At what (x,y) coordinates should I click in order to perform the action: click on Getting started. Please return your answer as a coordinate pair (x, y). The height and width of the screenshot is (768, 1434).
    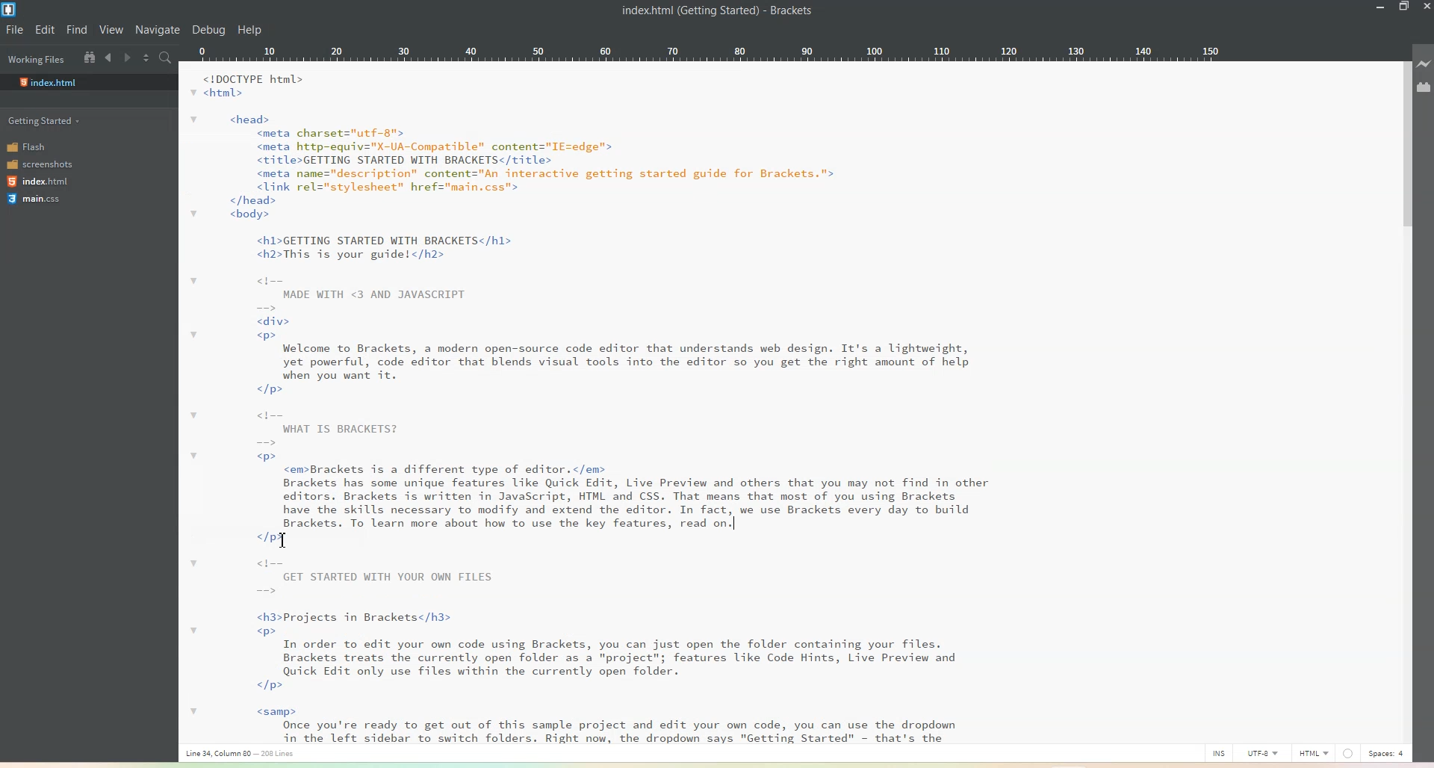
    Looking at the image, I should click on (44, 120).